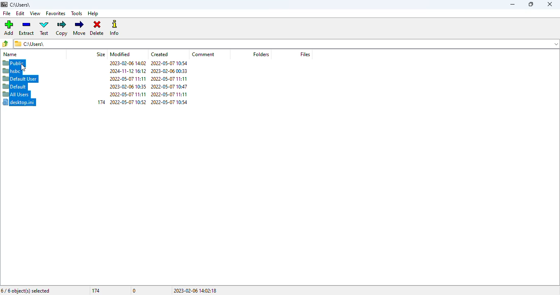 The image size is (560, 295). What do you see at coordinates (100, 102) in the screenshot?
I see `174` at bounding box center [100, 102].